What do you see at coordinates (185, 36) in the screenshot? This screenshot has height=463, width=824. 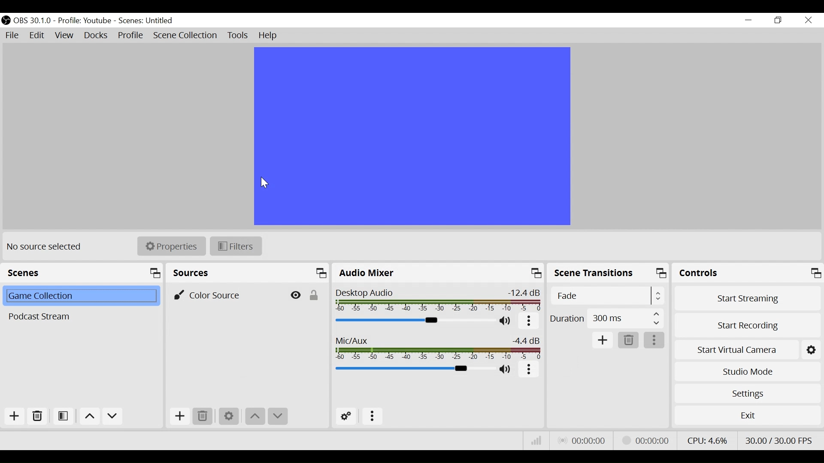 I see `Scene Collection` at bounding box center [185, 36].